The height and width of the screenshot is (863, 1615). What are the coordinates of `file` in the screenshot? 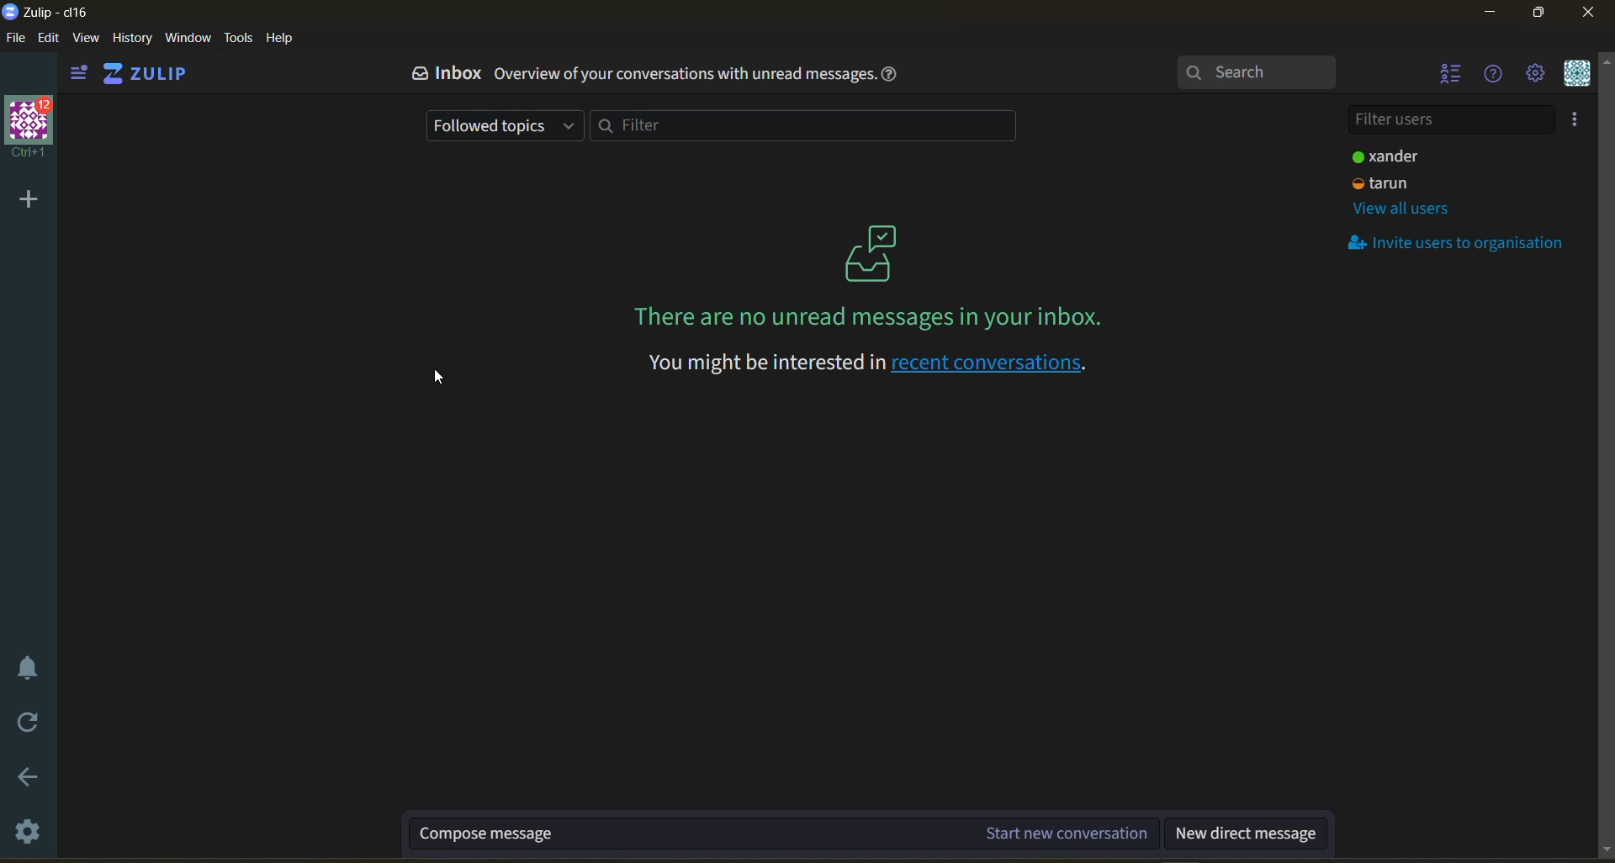 It's located at (19, 38).